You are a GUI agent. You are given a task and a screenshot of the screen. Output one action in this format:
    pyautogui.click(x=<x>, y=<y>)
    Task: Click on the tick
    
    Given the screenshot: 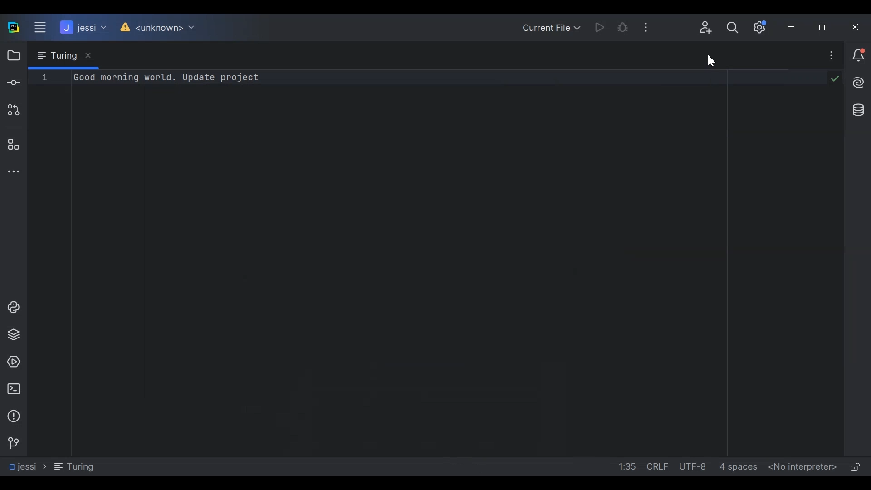 What is the action you would take?
    pyautogui.click(x=836, y=78)
    